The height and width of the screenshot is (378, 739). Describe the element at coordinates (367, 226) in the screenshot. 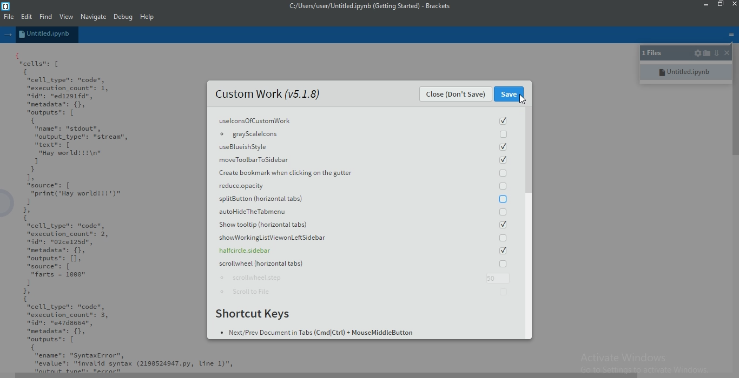

I see `Show tooltip(horizontal tabs)` at that location.